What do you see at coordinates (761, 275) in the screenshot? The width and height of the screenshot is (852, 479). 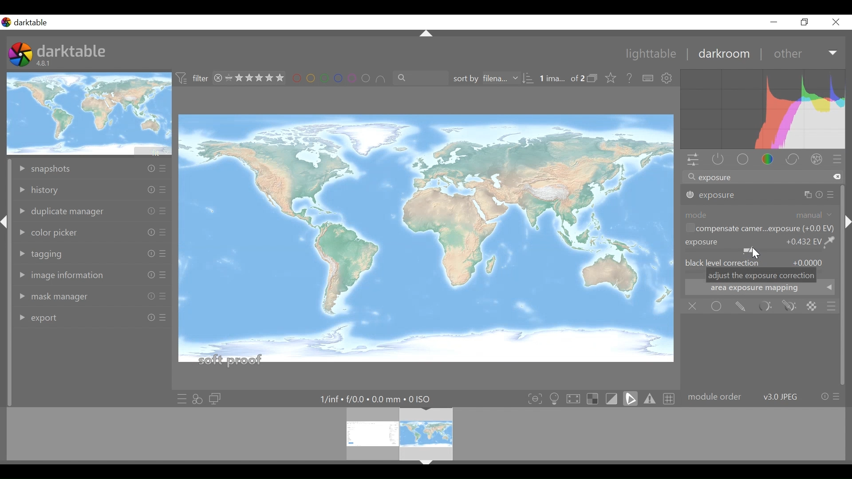 I see `adjust the exposure correction` at bounding box center [761, 275].